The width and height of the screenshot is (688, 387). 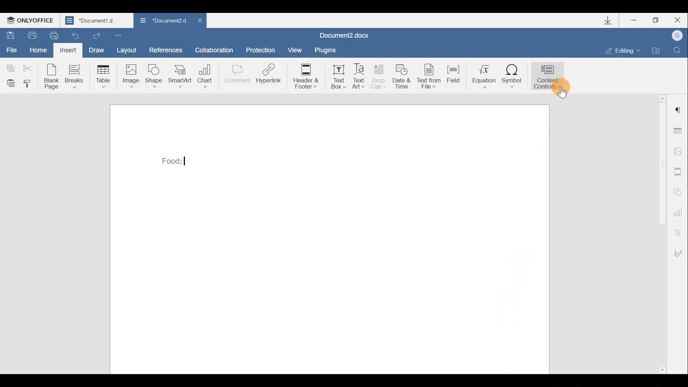 I want to click on Cut, so click(x=32, y=67).